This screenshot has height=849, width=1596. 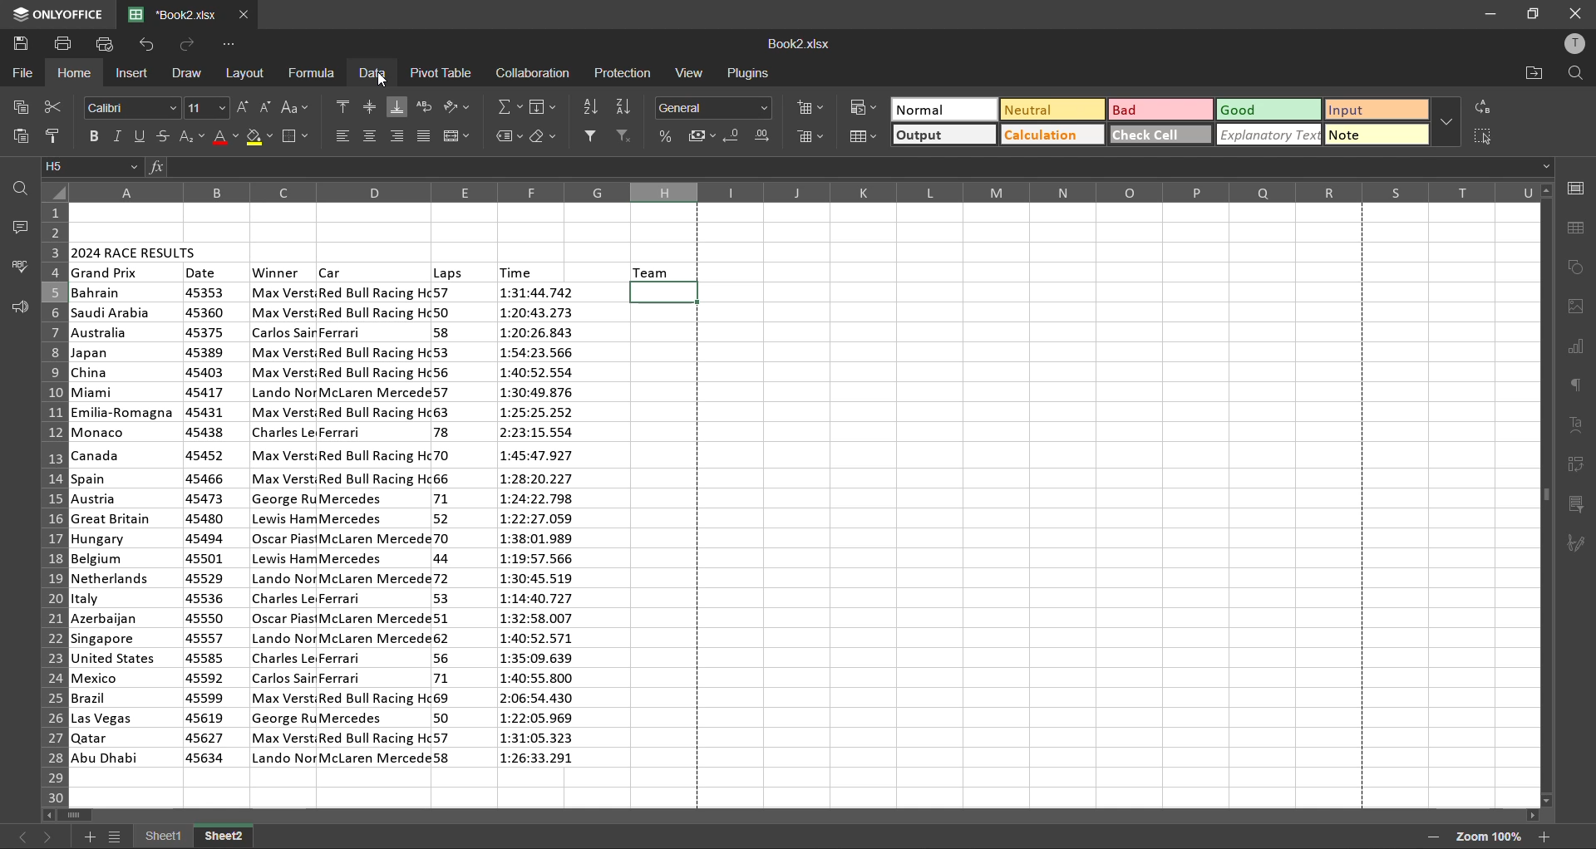 I want to click on find, so click(x=1570, y=73).